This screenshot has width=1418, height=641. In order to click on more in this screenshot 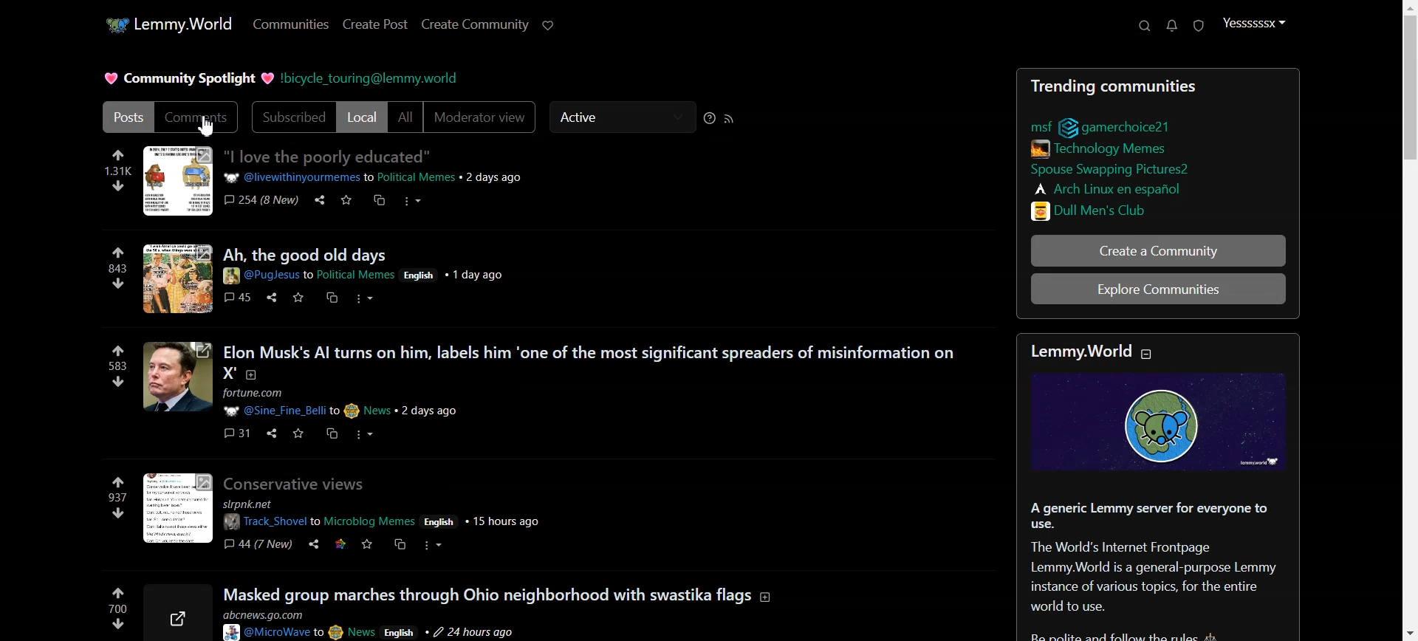, I will do `click(361, 299)`.